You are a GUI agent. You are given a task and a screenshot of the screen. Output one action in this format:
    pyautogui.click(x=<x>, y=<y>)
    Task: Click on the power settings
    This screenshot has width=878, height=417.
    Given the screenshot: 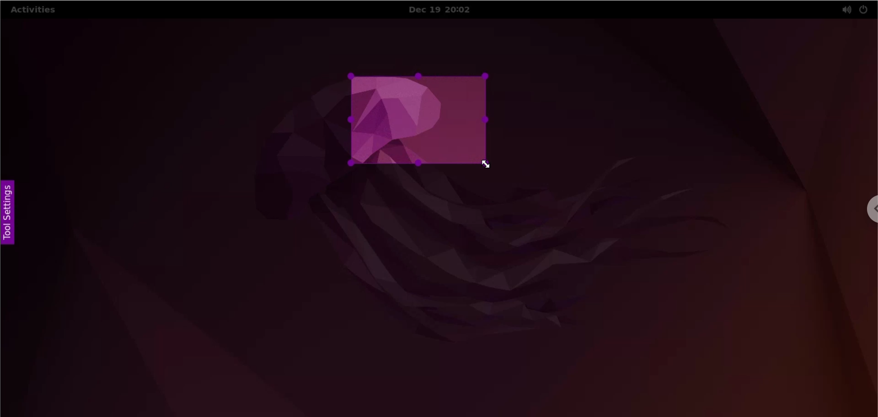 What is the action you would take?
    pyautogui.click(x=863, y=10)
    